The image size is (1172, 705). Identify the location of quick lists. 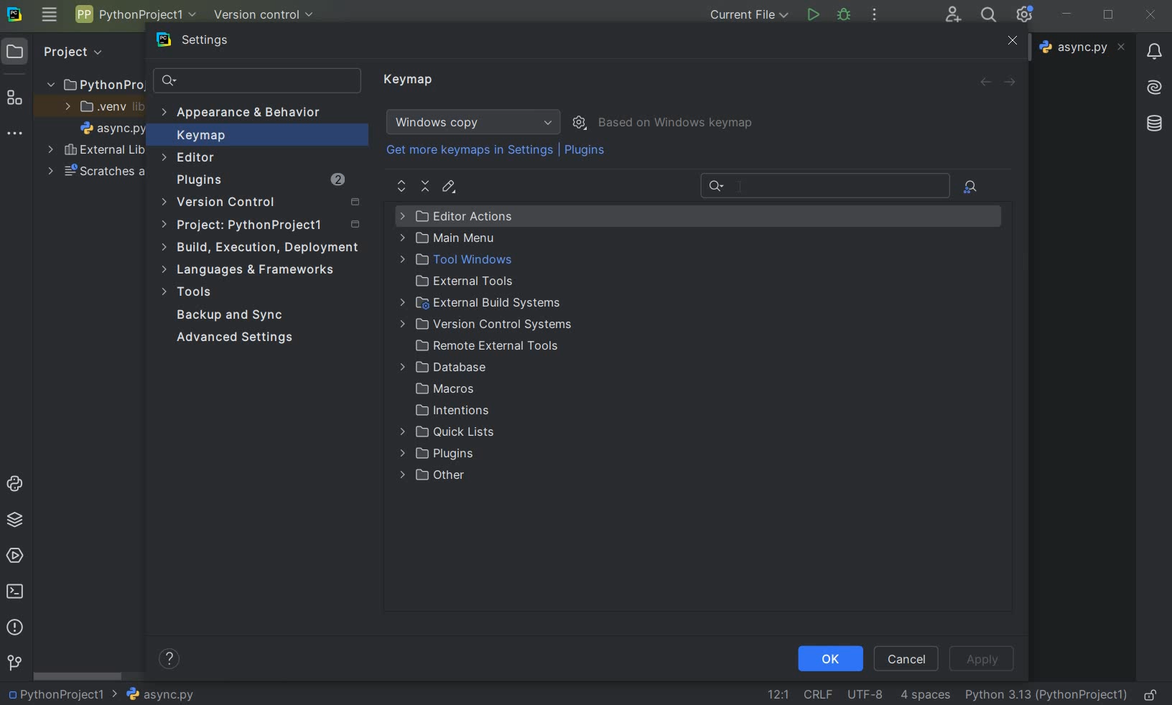
(435, 434).